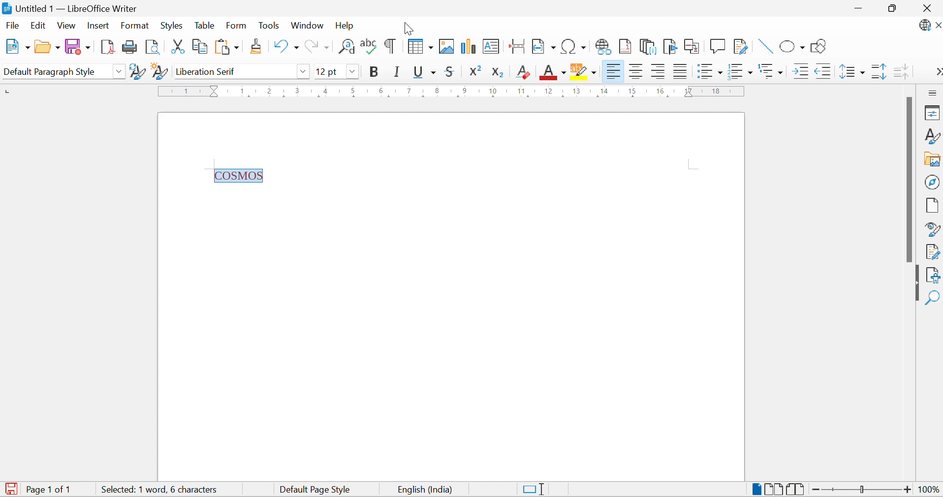  Describe the element at coordinates (819, 47) in the screenshot. I see `Show Draw Functions` at that location.